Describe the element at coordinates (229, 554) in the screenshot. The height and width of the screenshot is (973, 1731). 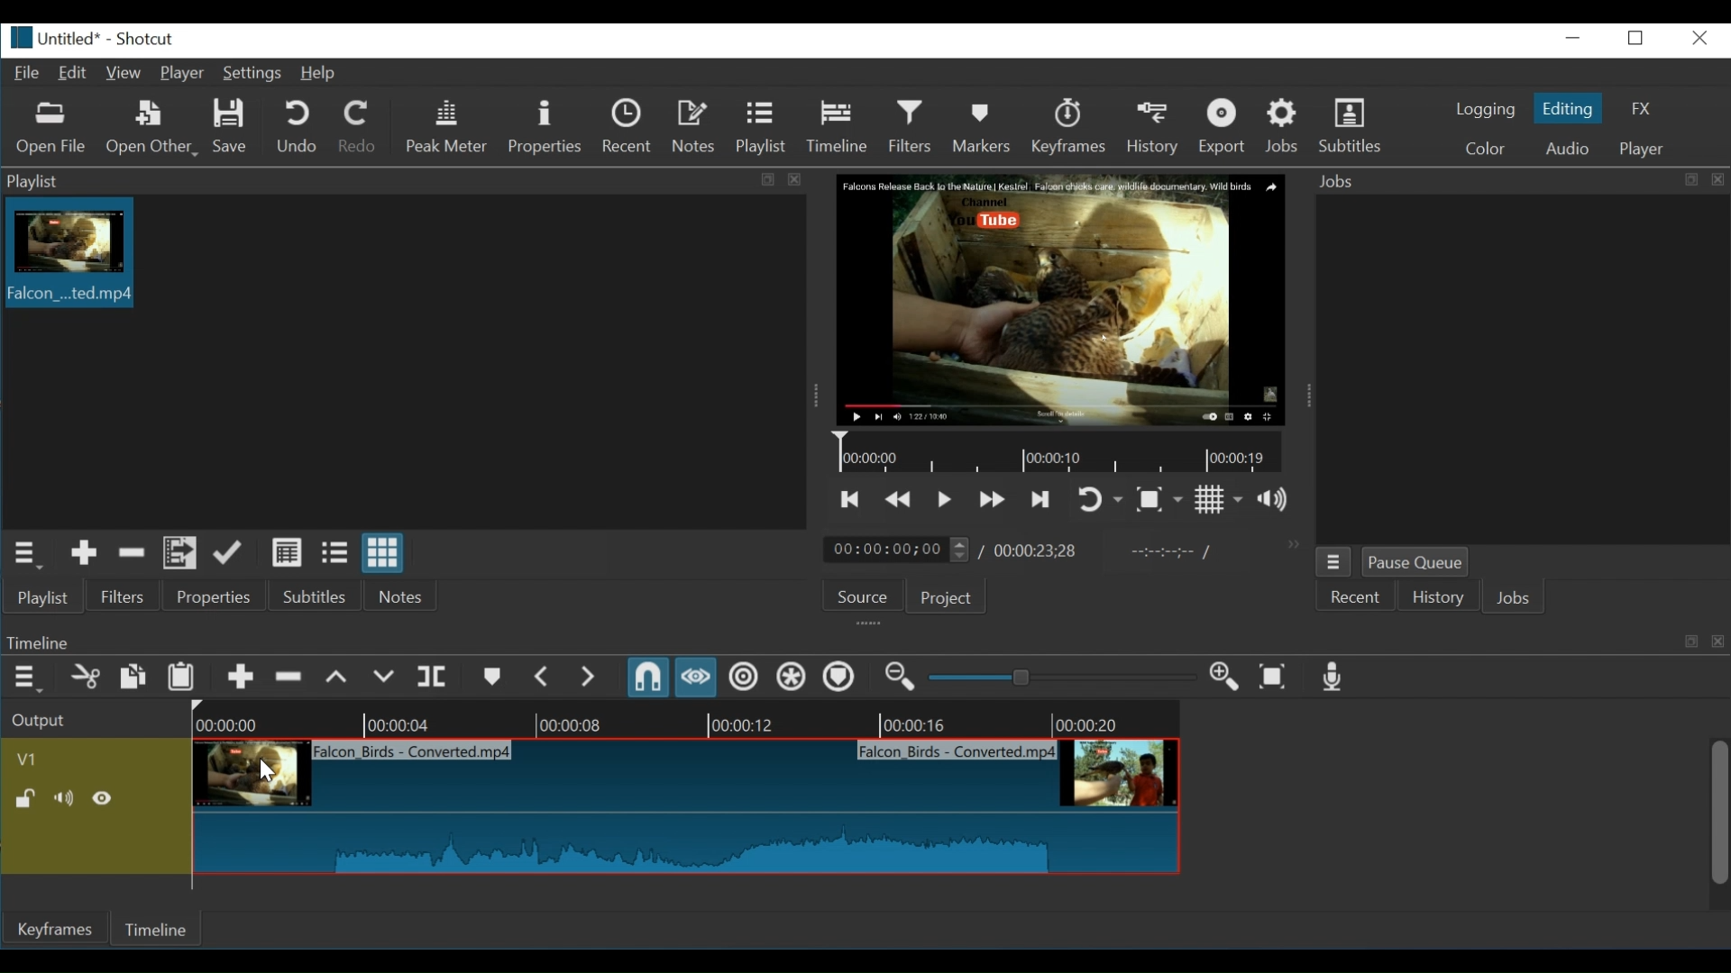
I see `Update` at that location.